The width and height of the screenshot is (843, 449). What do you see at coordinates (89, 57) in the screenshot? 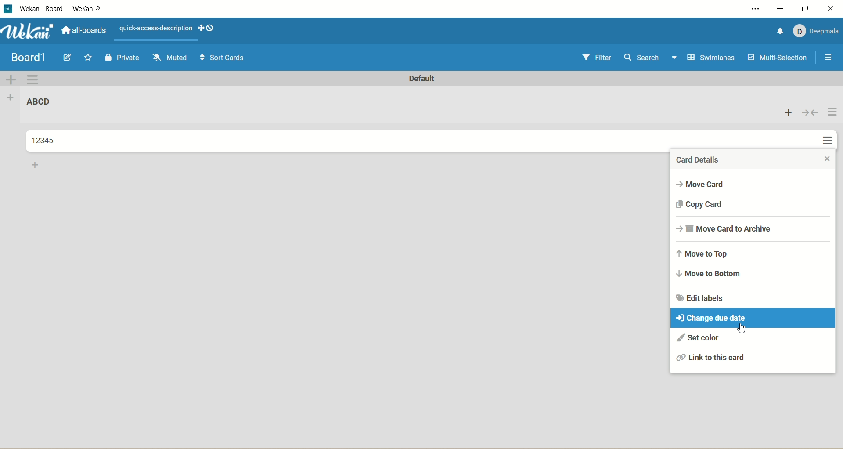
I see `favorite` at bounding box center [89, 57].